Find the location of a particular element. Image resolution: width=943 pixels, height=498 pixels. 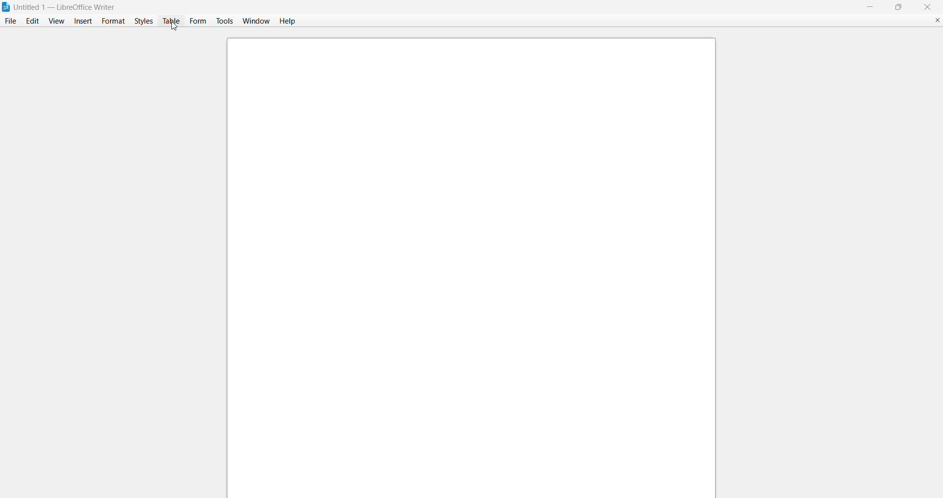

styles is located at coordinates (142, 21).